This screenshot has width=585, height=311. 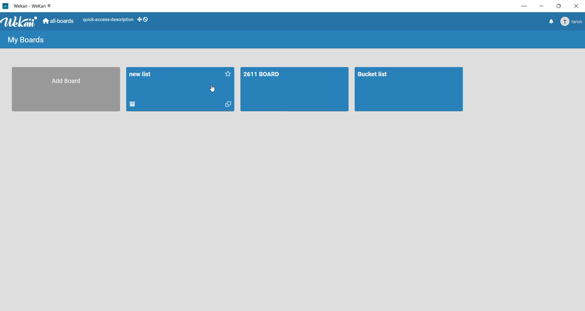 I want to click on cursor, so click(x=212, y=89).